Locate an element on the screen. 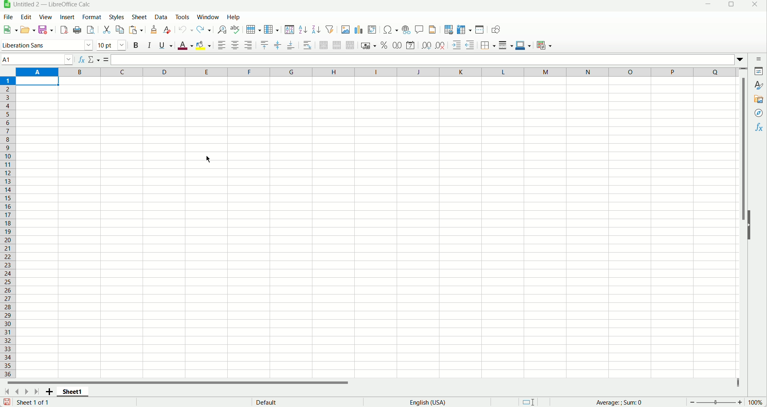  Borders is located at coordinates (488, 45).